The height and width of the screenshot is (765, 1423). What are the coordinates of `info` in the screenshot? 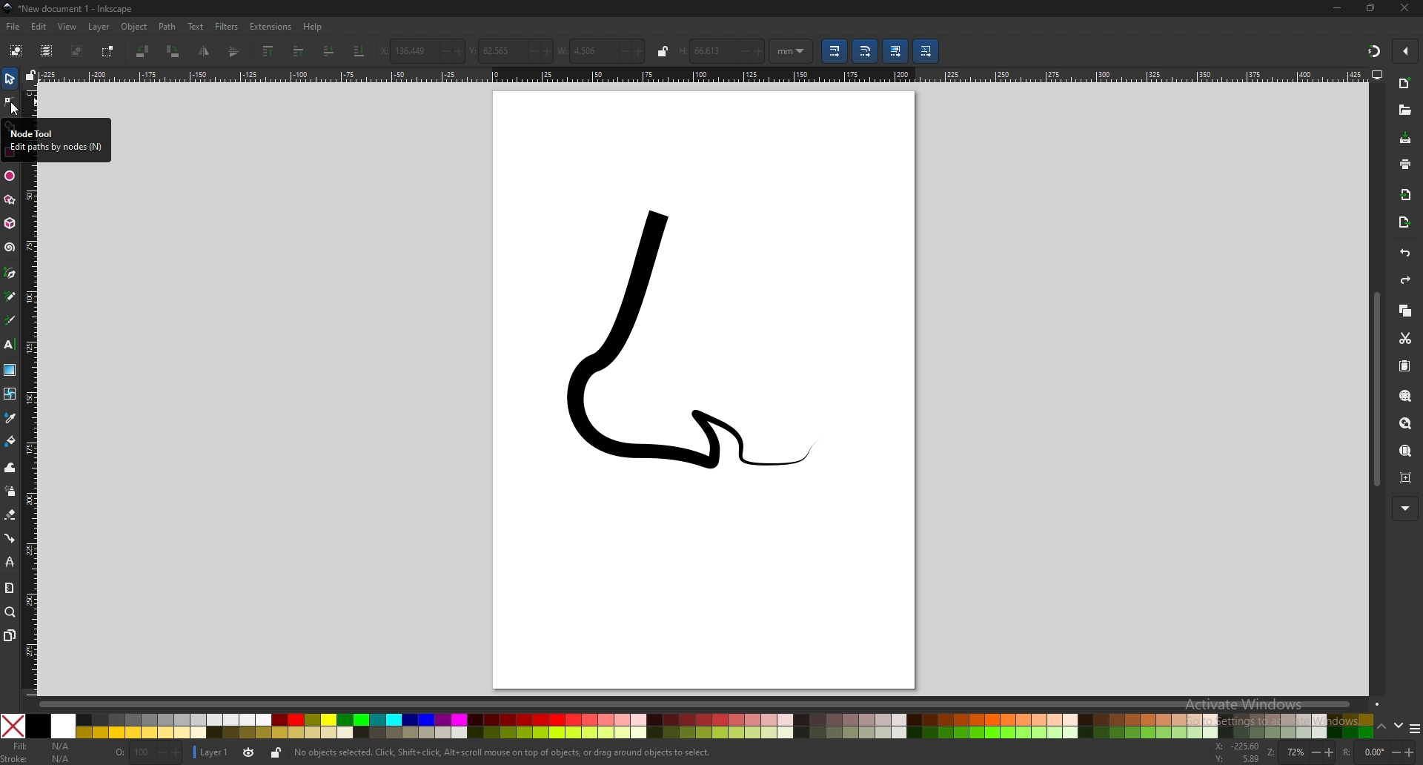 It's located at (502, 752).